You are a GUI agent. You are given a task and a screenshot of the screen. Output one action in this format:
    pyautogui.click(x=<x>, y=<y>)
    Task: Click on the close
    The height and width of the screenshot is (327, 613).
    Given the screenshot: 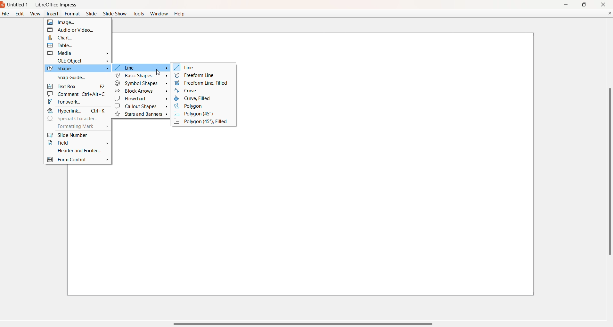 What is the action you would take?
    pyautogui.click(x=603, y=4)
    